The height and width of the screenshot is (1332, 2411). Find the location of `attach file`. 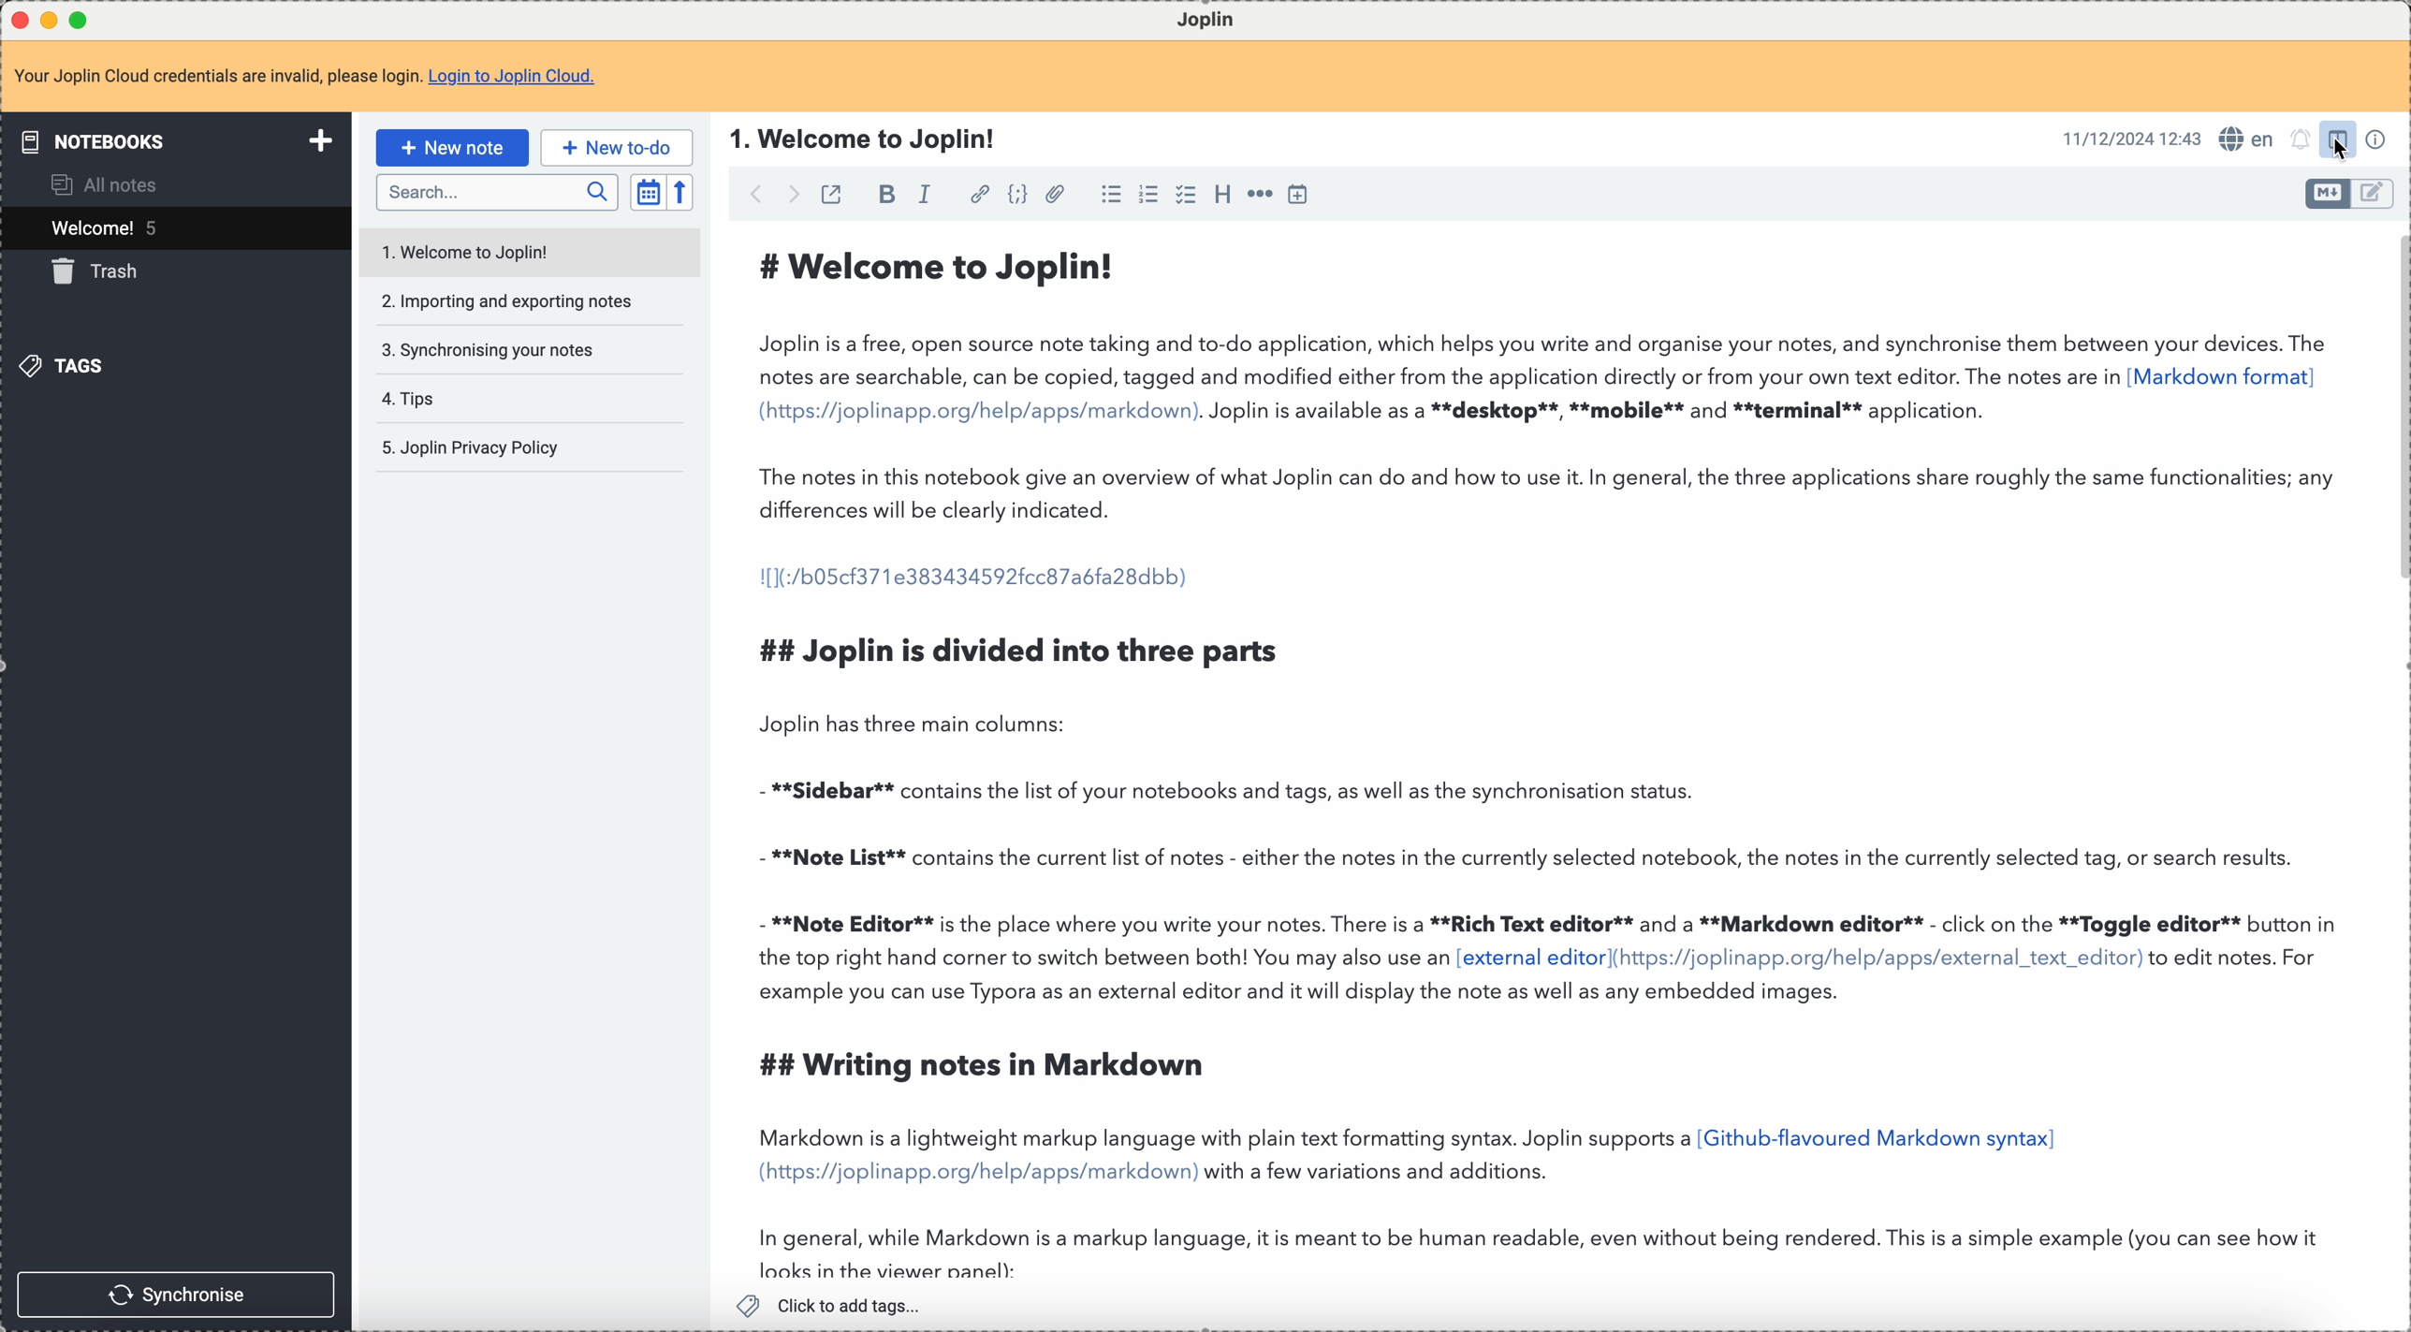

attach file is located at coordinates (1056, 194).